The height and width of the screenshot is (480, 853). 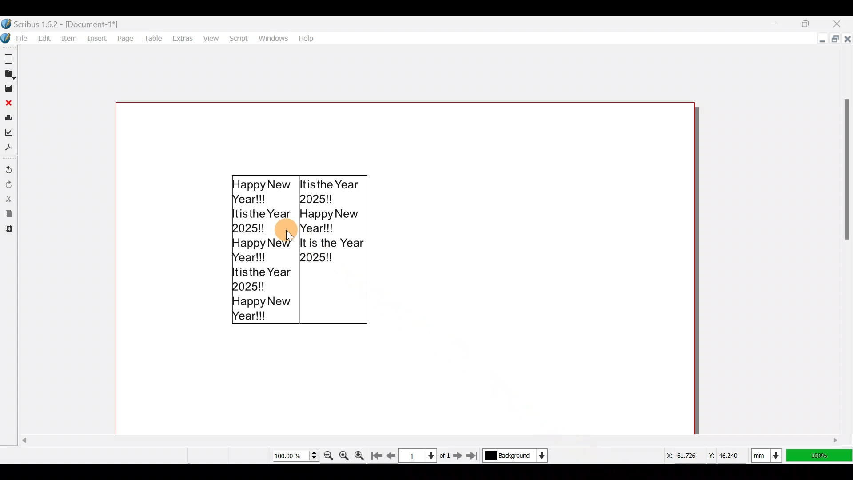 I want to click on View, so click(x=210, y=36).